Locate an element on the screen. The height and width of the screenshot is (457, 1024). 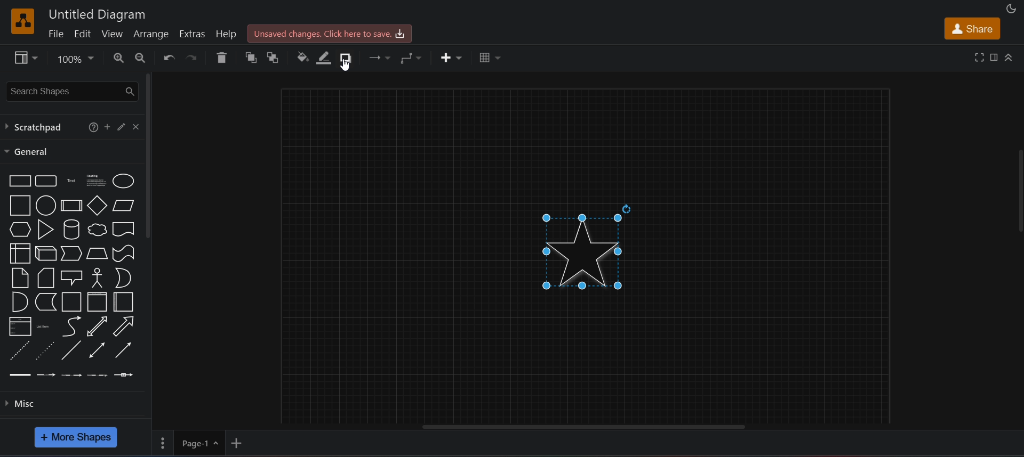
star shape is located at coordinates (587, 252).